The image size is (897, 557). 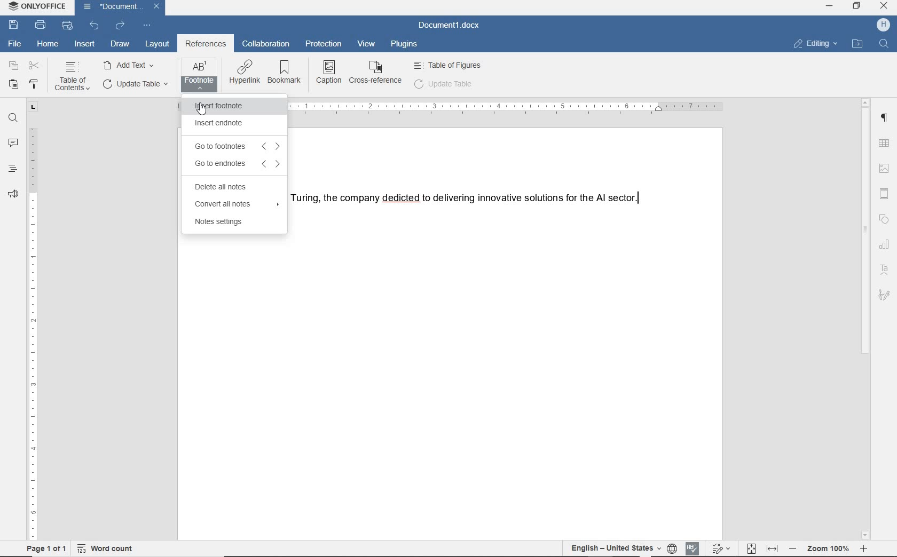 I want to click on CHART, so click(x=886, y=244).